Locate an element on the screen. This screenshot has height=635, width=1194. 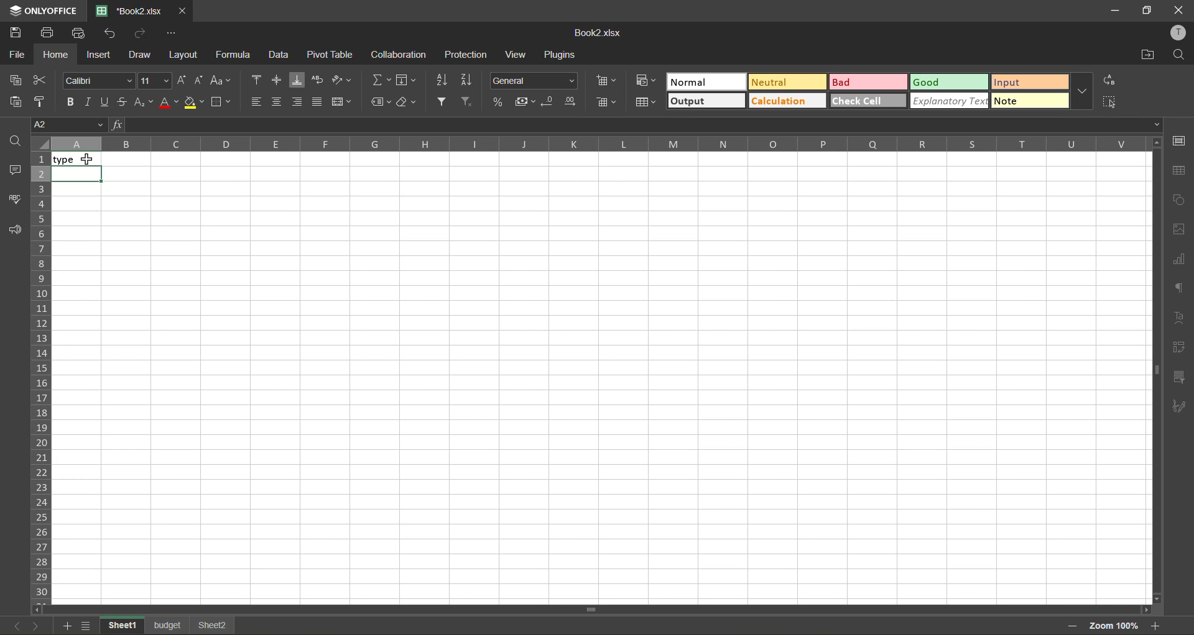
sub/superscript is located at coordinates (142, 103).